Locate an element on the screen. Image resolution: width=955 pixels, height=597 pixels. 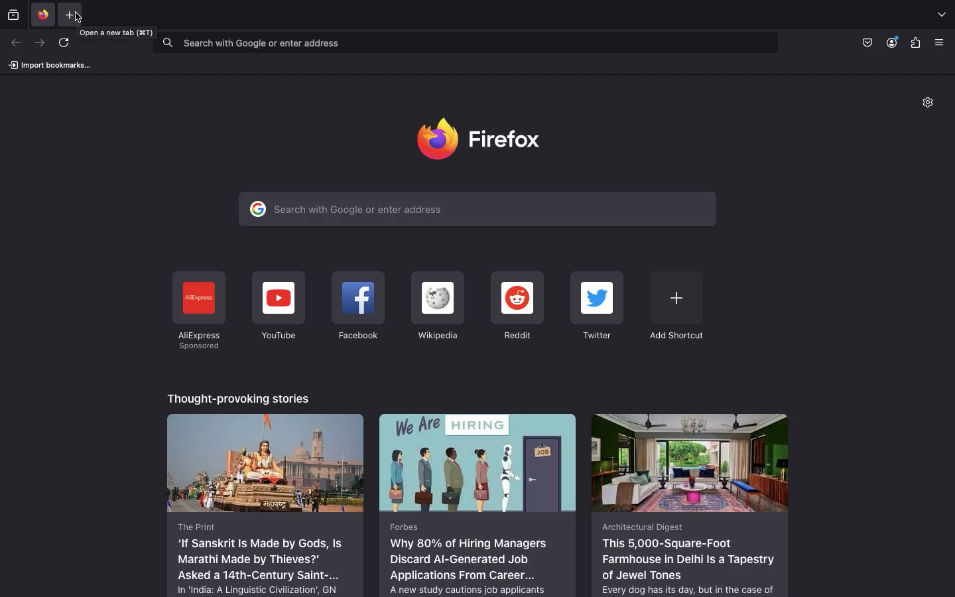
Thought-provoking stories is located at coordinates (240, 397).